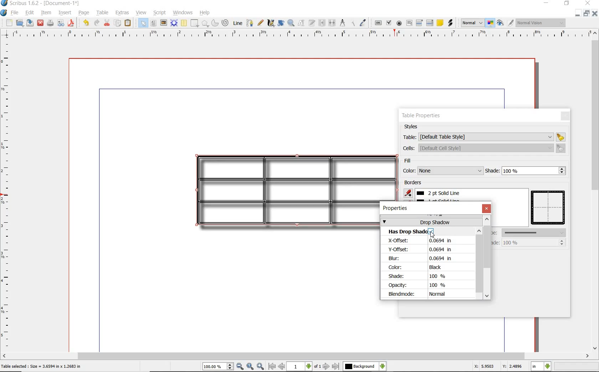 This screenshot has height=372, width=599. I want to click on blendmode: normal, so click(425, 294).